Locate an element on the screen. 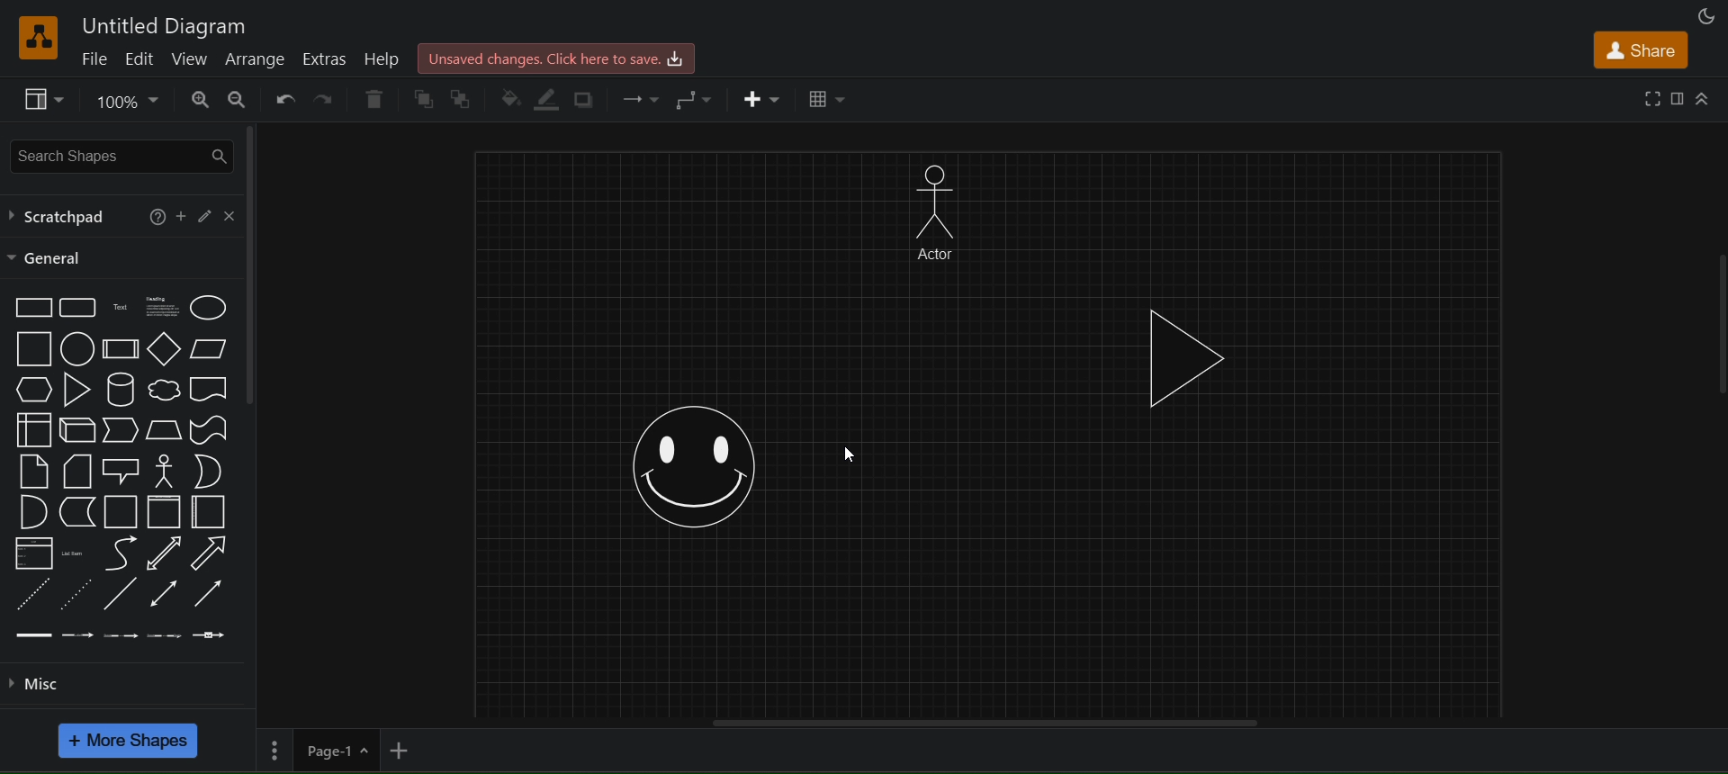  close is located at coordinates (229, 214).